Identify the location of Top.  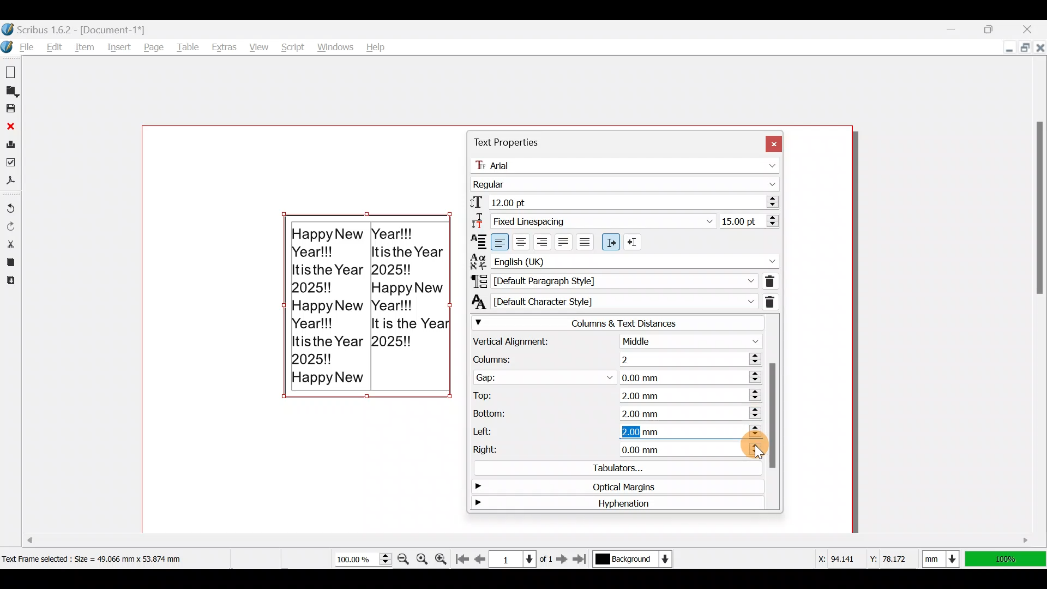
(613, 394).